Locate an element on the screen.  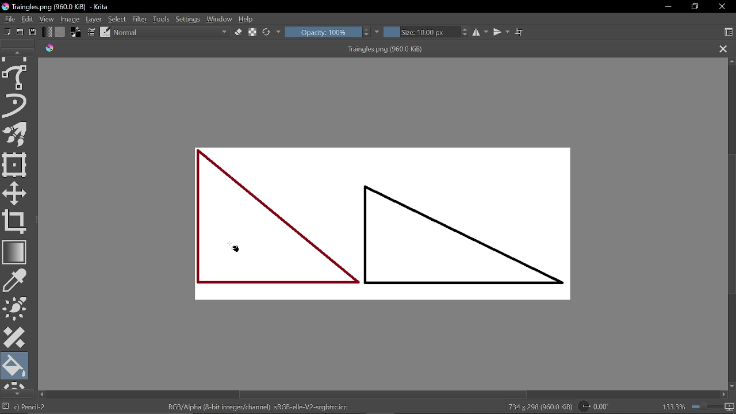
Fill pattern is located at coordinates (60, 32).